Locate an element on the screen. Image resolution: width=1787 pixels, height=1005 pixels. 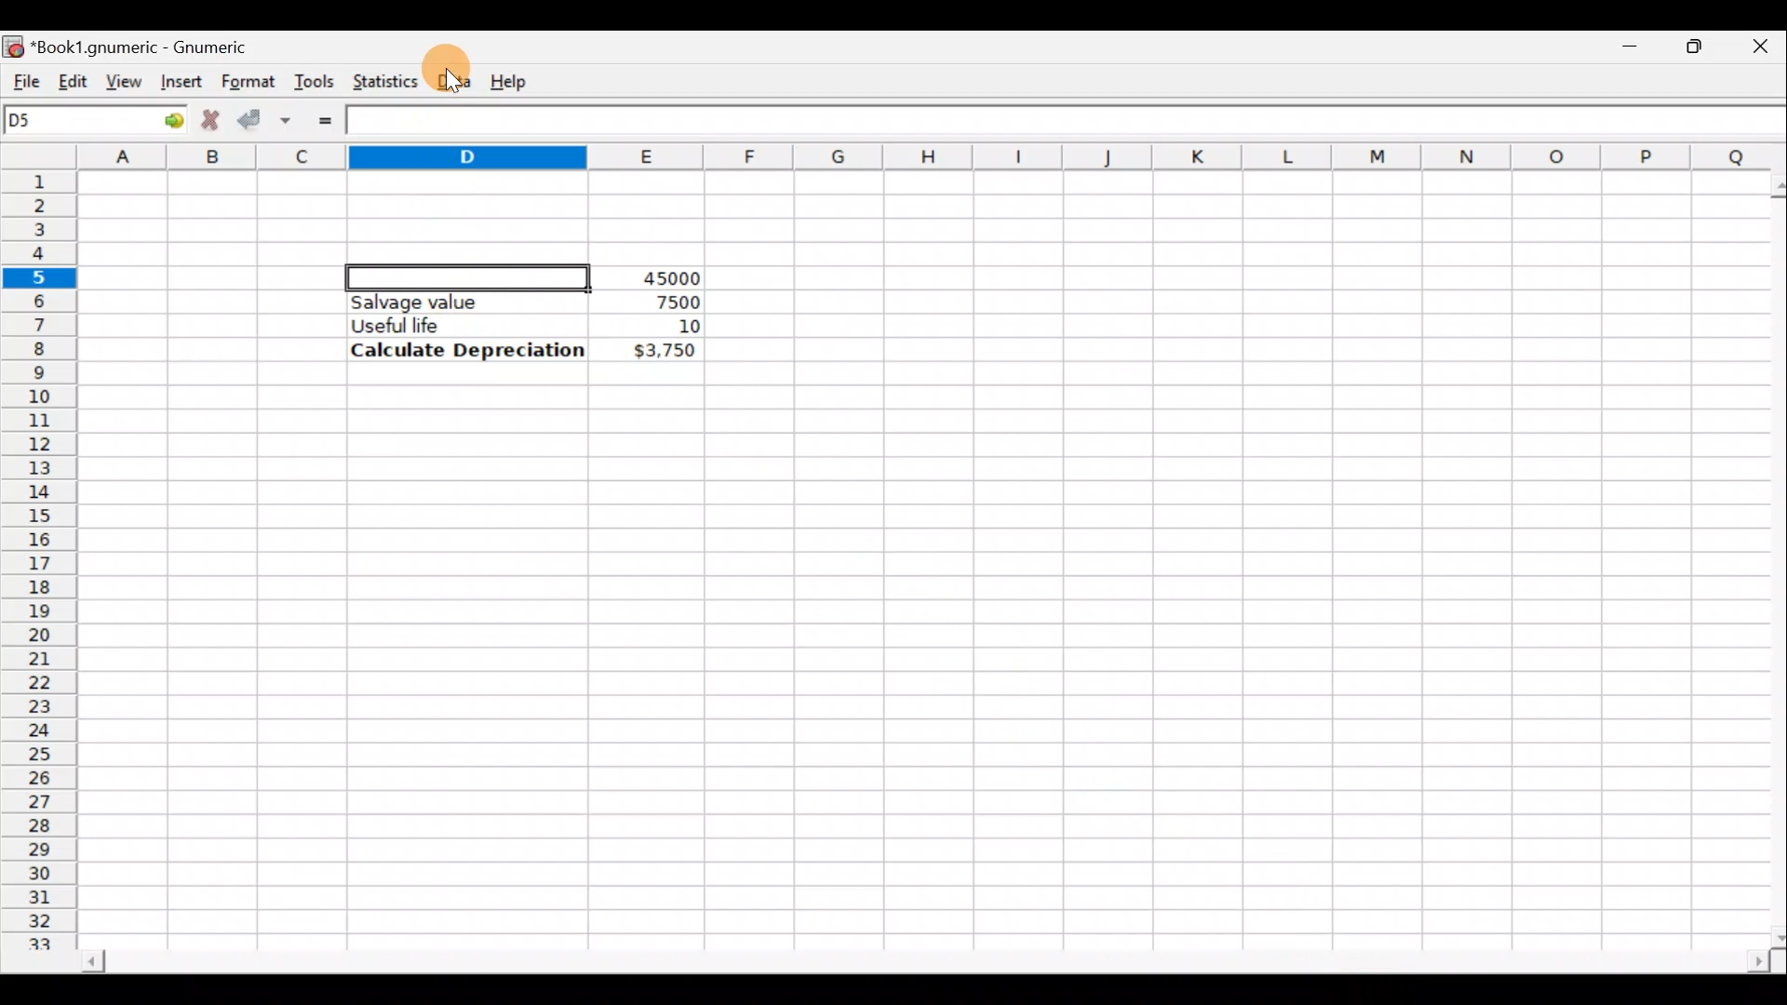
Scroll bar is located at coordinates (1767, 557).